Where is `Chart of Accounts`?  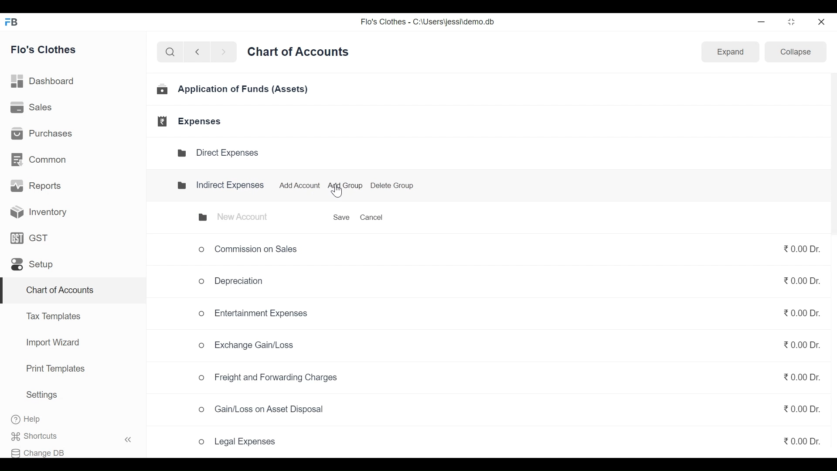
Chart of Accounts is located at coordinates (300, 55).